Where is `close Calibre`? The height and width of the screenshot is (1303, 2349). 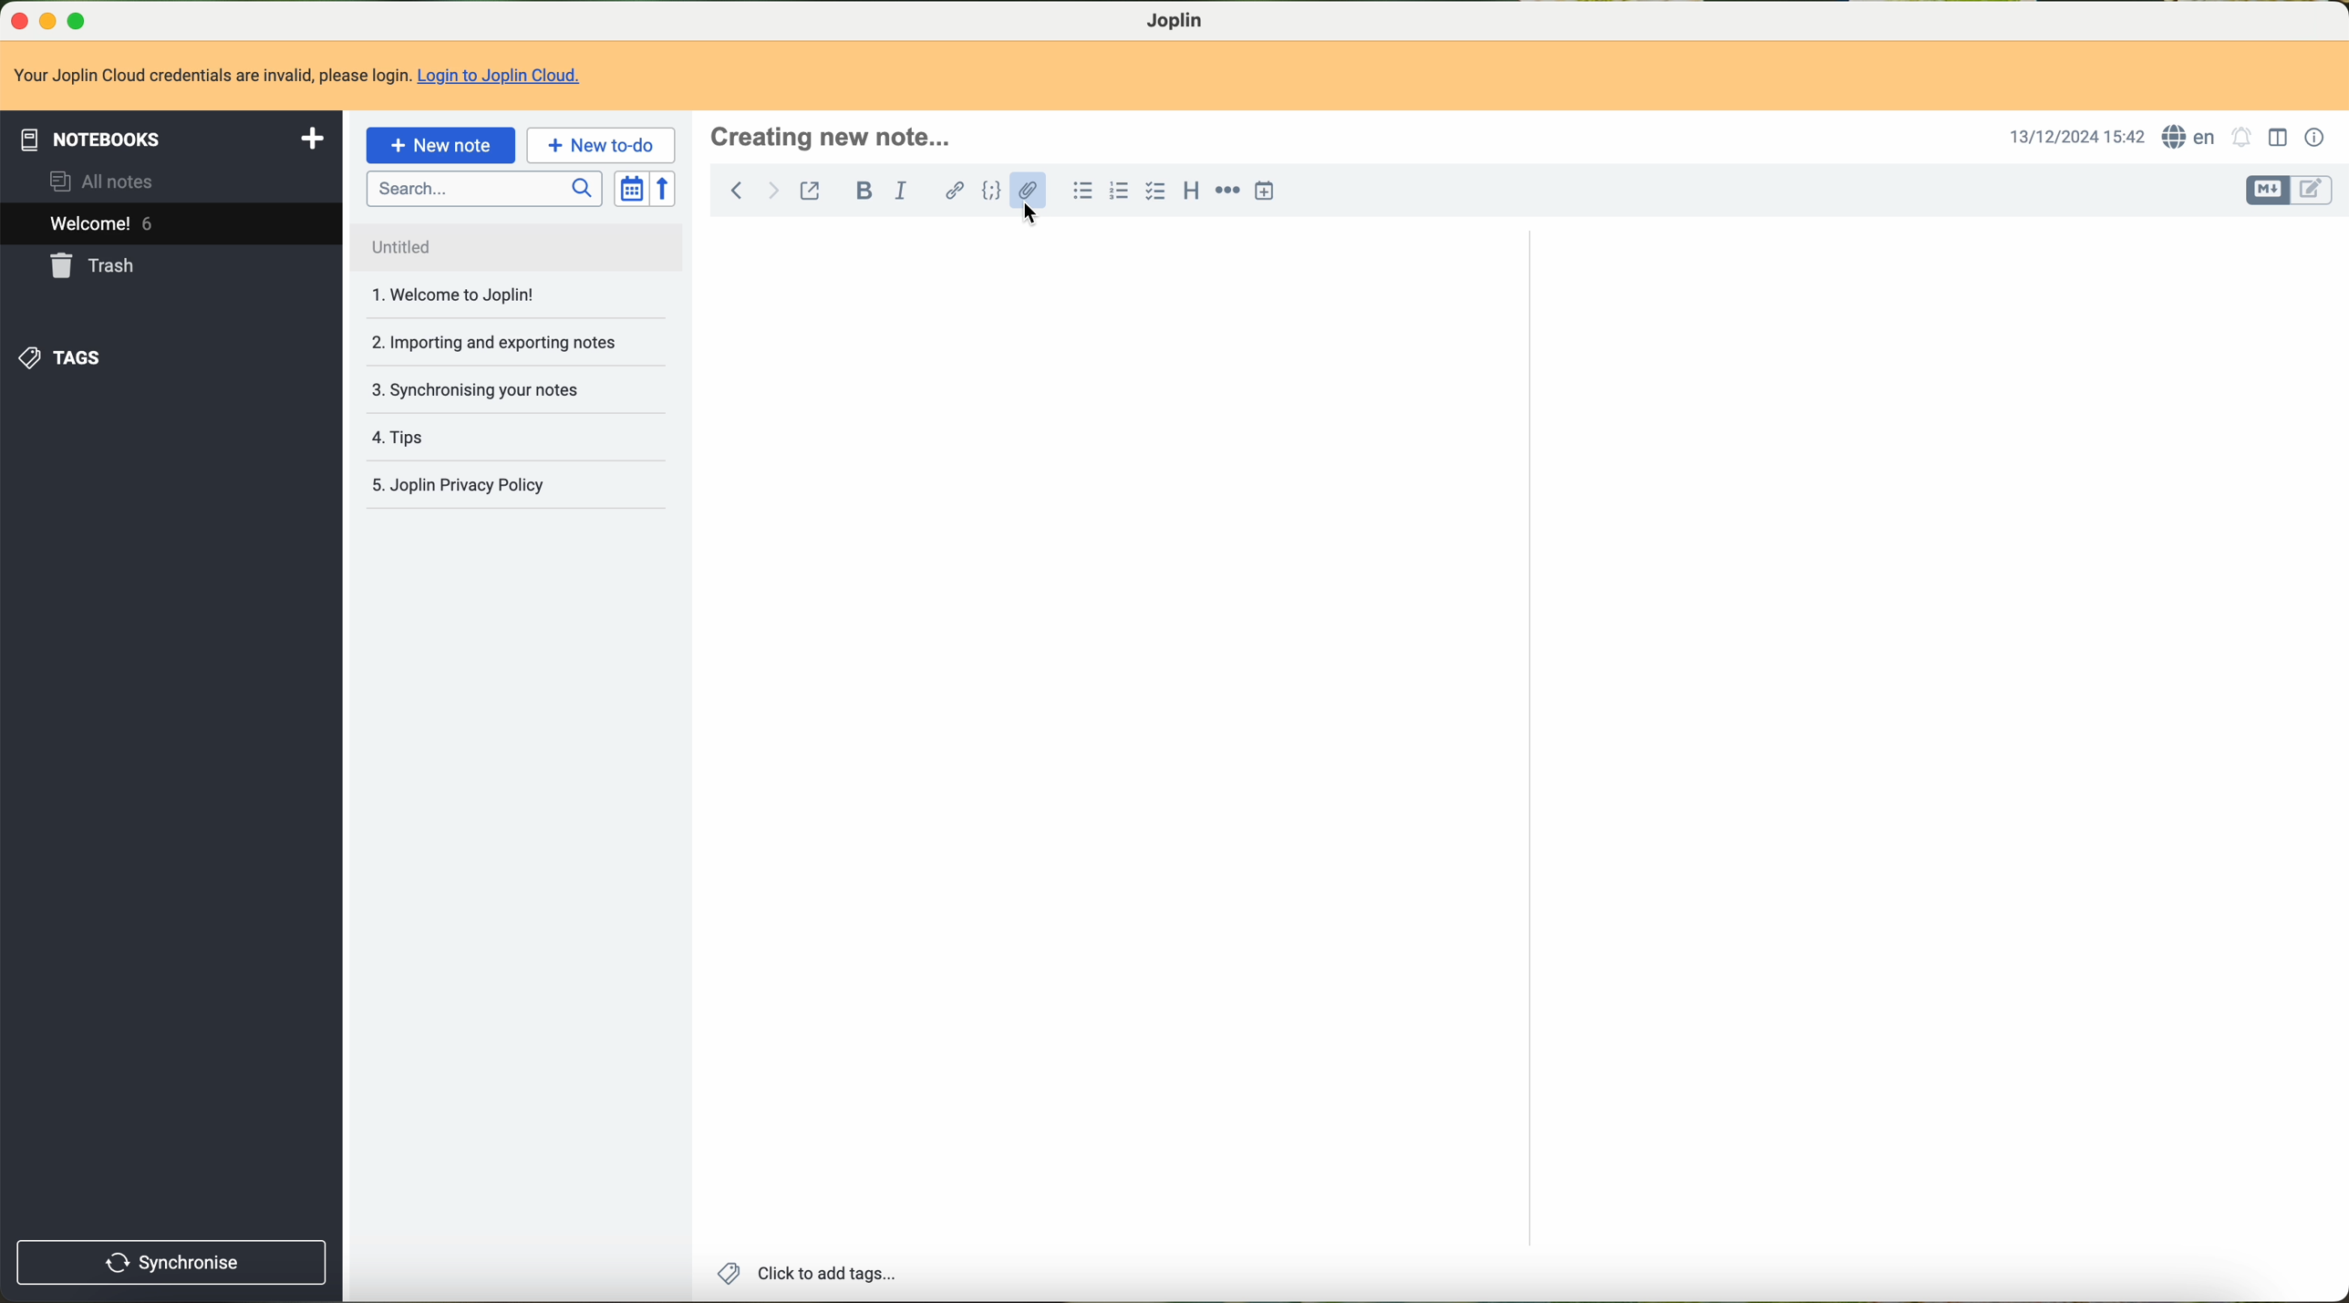
close Calibre is located at coordinates (17, 19).